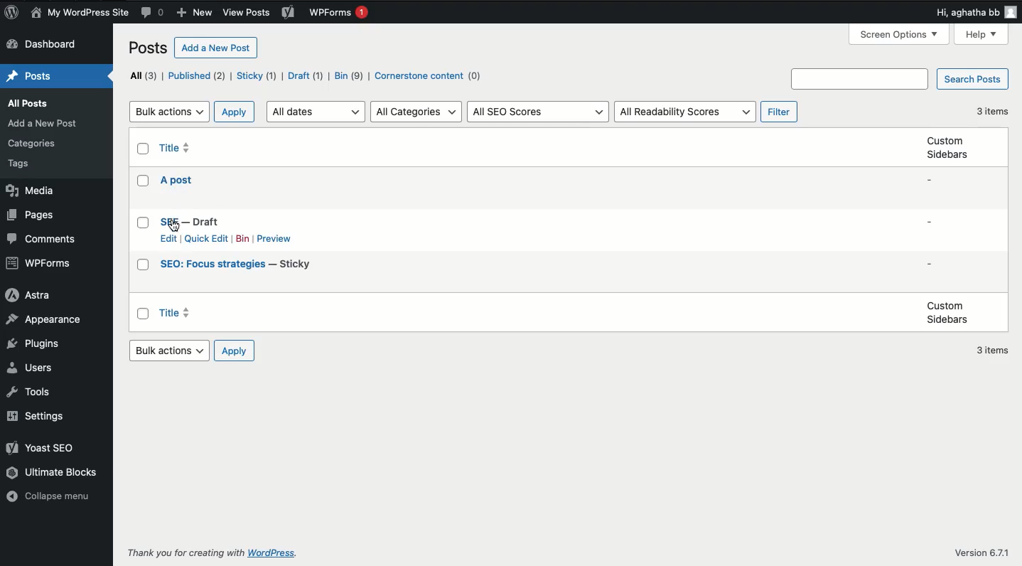 The height and width of the screenshot is (566, 1022). I want to click on Astra, so click(28, 295).